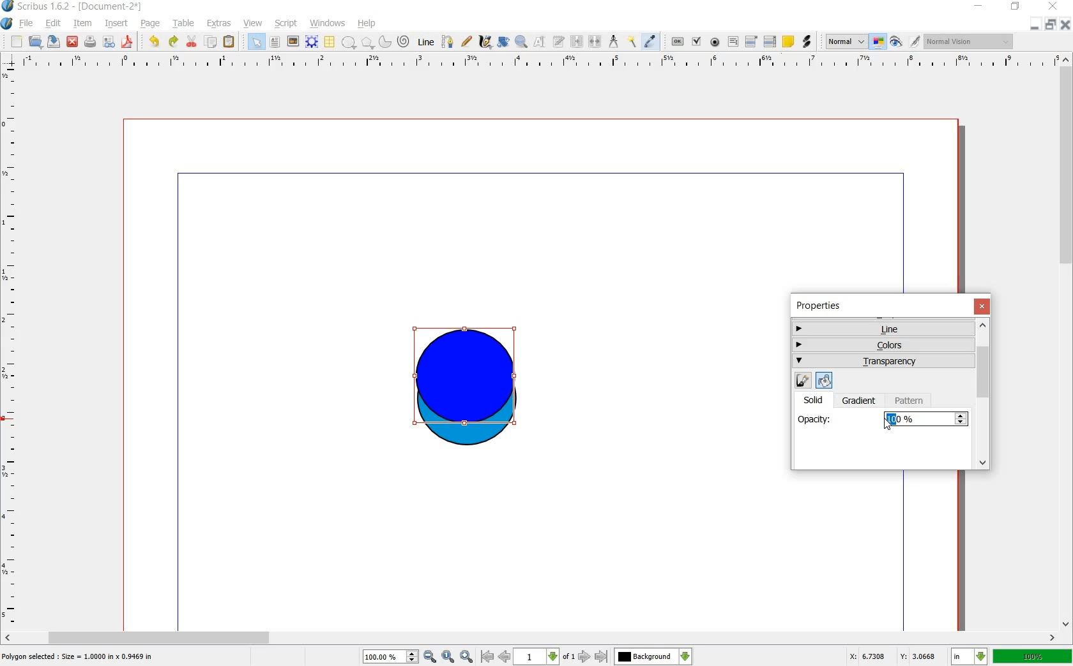  I want to click on measurement, so click(614, 42).